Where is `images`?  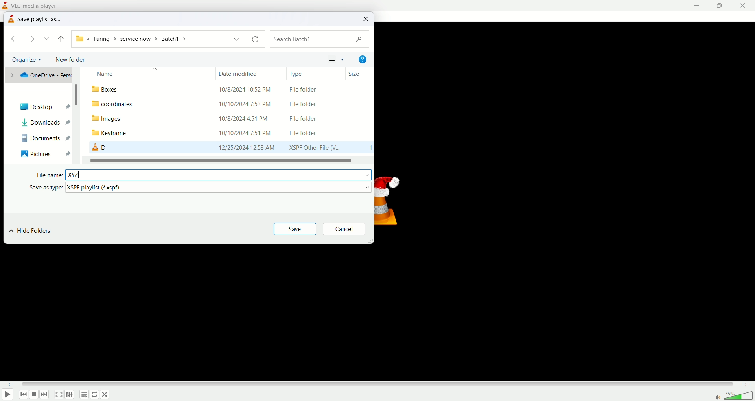
images is located at coordinates (116, 119).